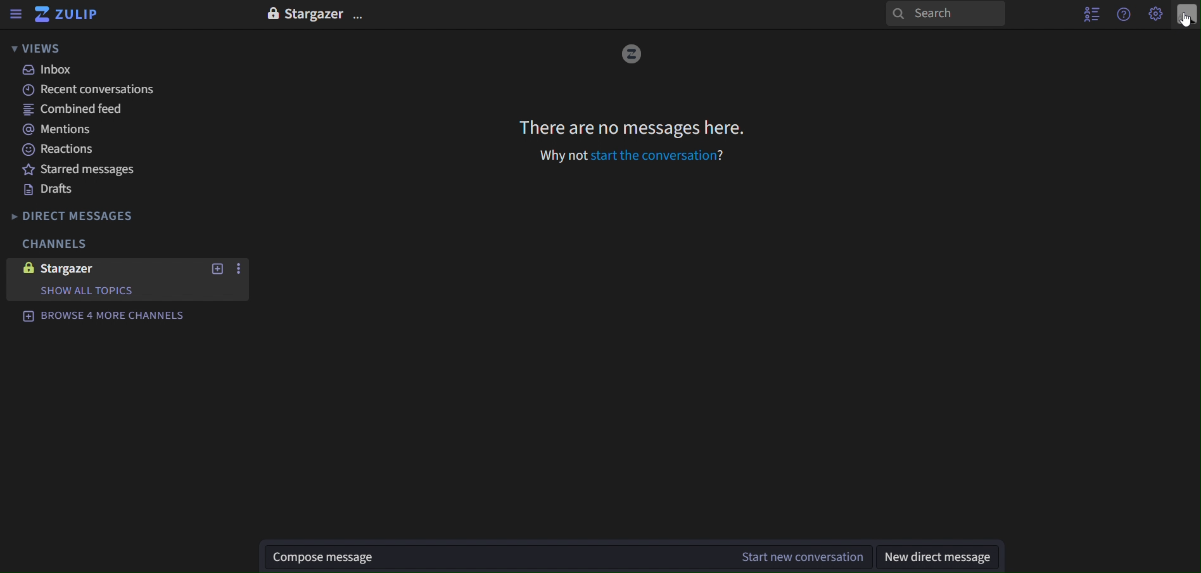 The image size is (1201, 573). What do you see at coordinates (632, 156) in the screenshot?
I see `Why not start the conversation?` at bounding box center [632, 156].